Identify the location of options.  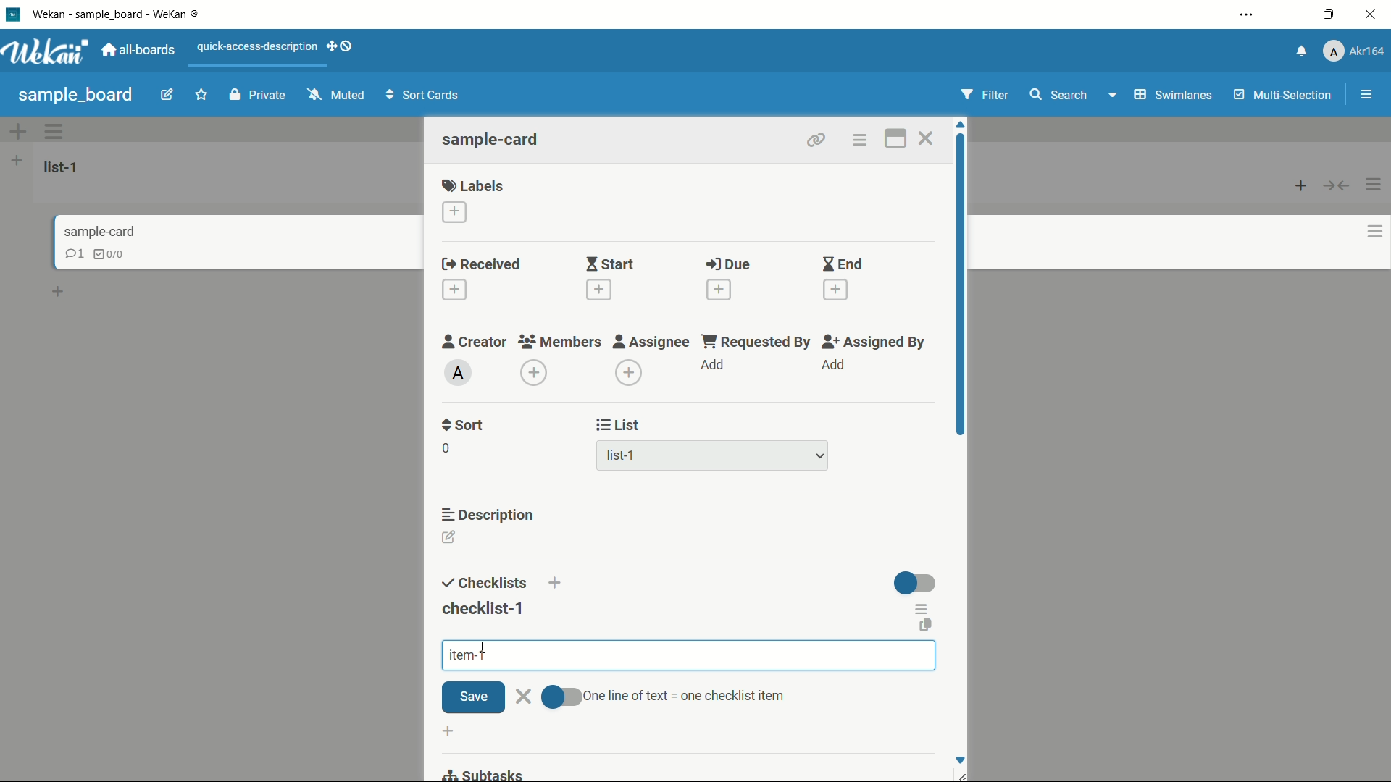
(1369, 229).